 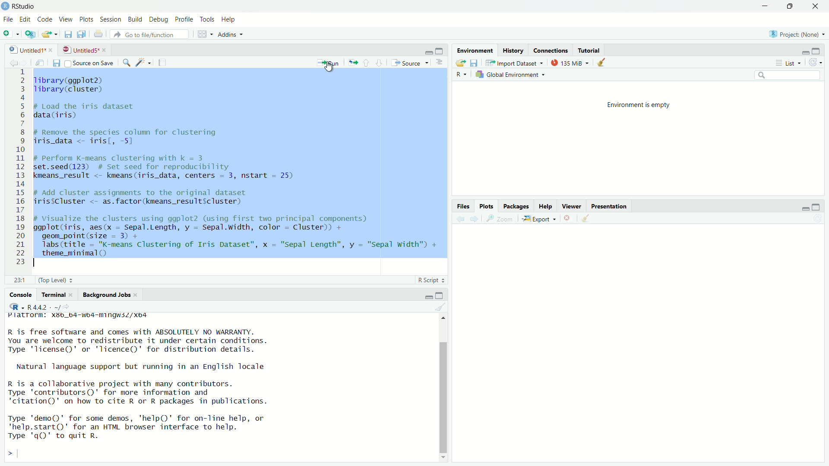 What do you see at coordinates (153, 198) in the screenshot?
I see `# Add cluster assignments to the original dataset  irisiCluster <- as.factor(kmeans_resultScluster)` at bounding box center [153, 198].